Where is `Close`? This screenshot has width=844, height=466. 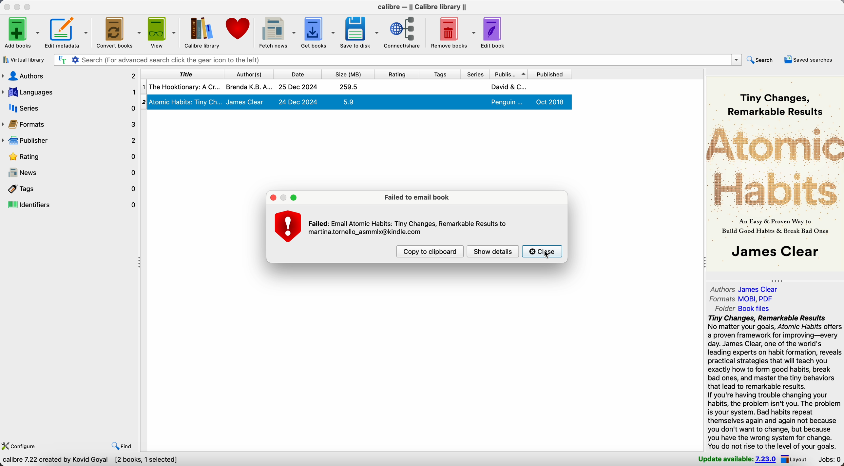
Close is located at coordinates (542, 251).